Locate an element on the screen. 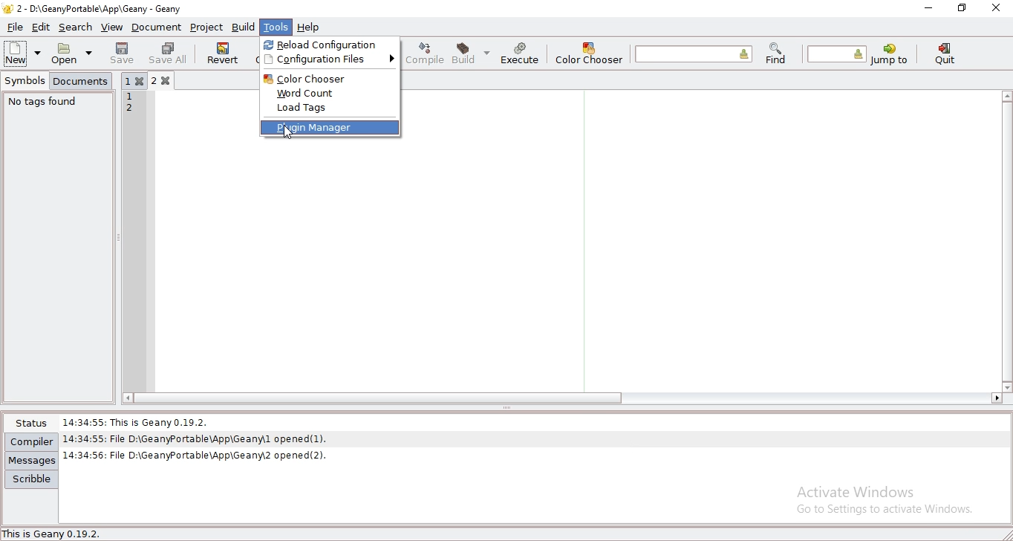 The image size is (1013, 541). scribble is located at coordinates (31, 479).